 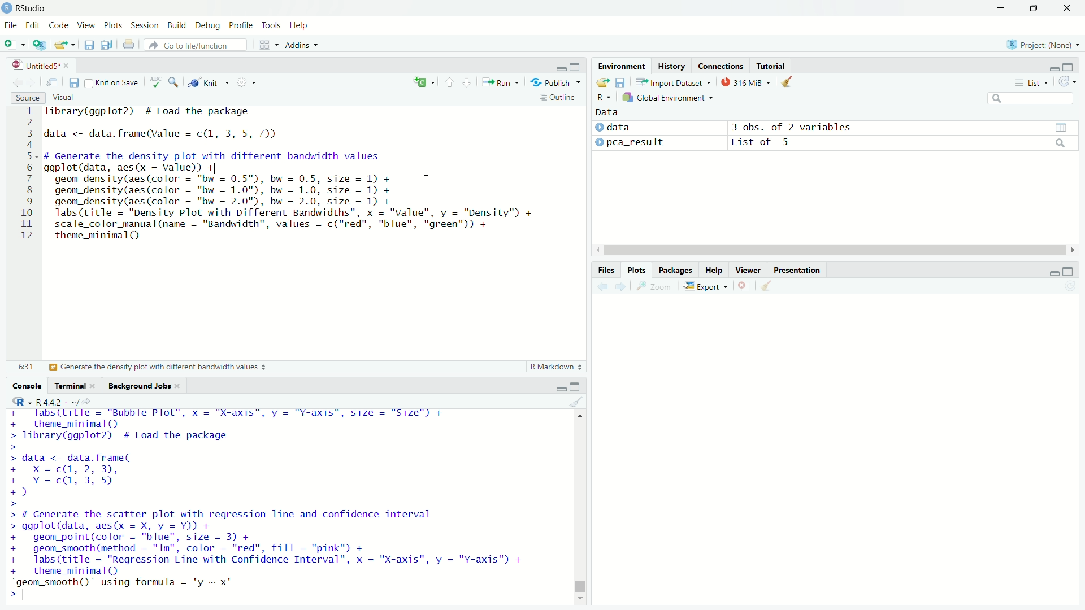 What do you see at coordinates (208, 82) in the screenshot?
I see `Knit` at bounding box center [208, 82].